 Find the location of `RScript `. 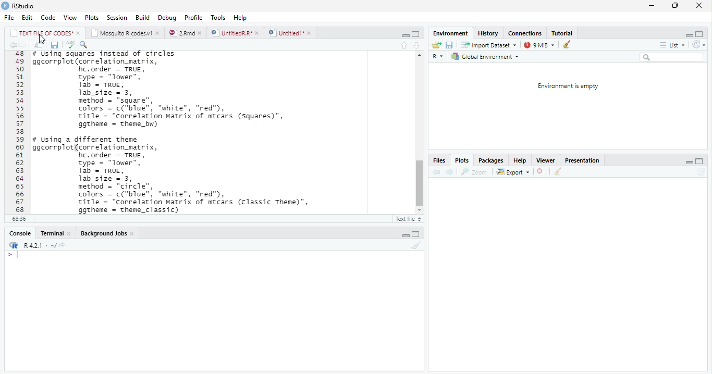

RScript  is located at coordinates (407, 219).